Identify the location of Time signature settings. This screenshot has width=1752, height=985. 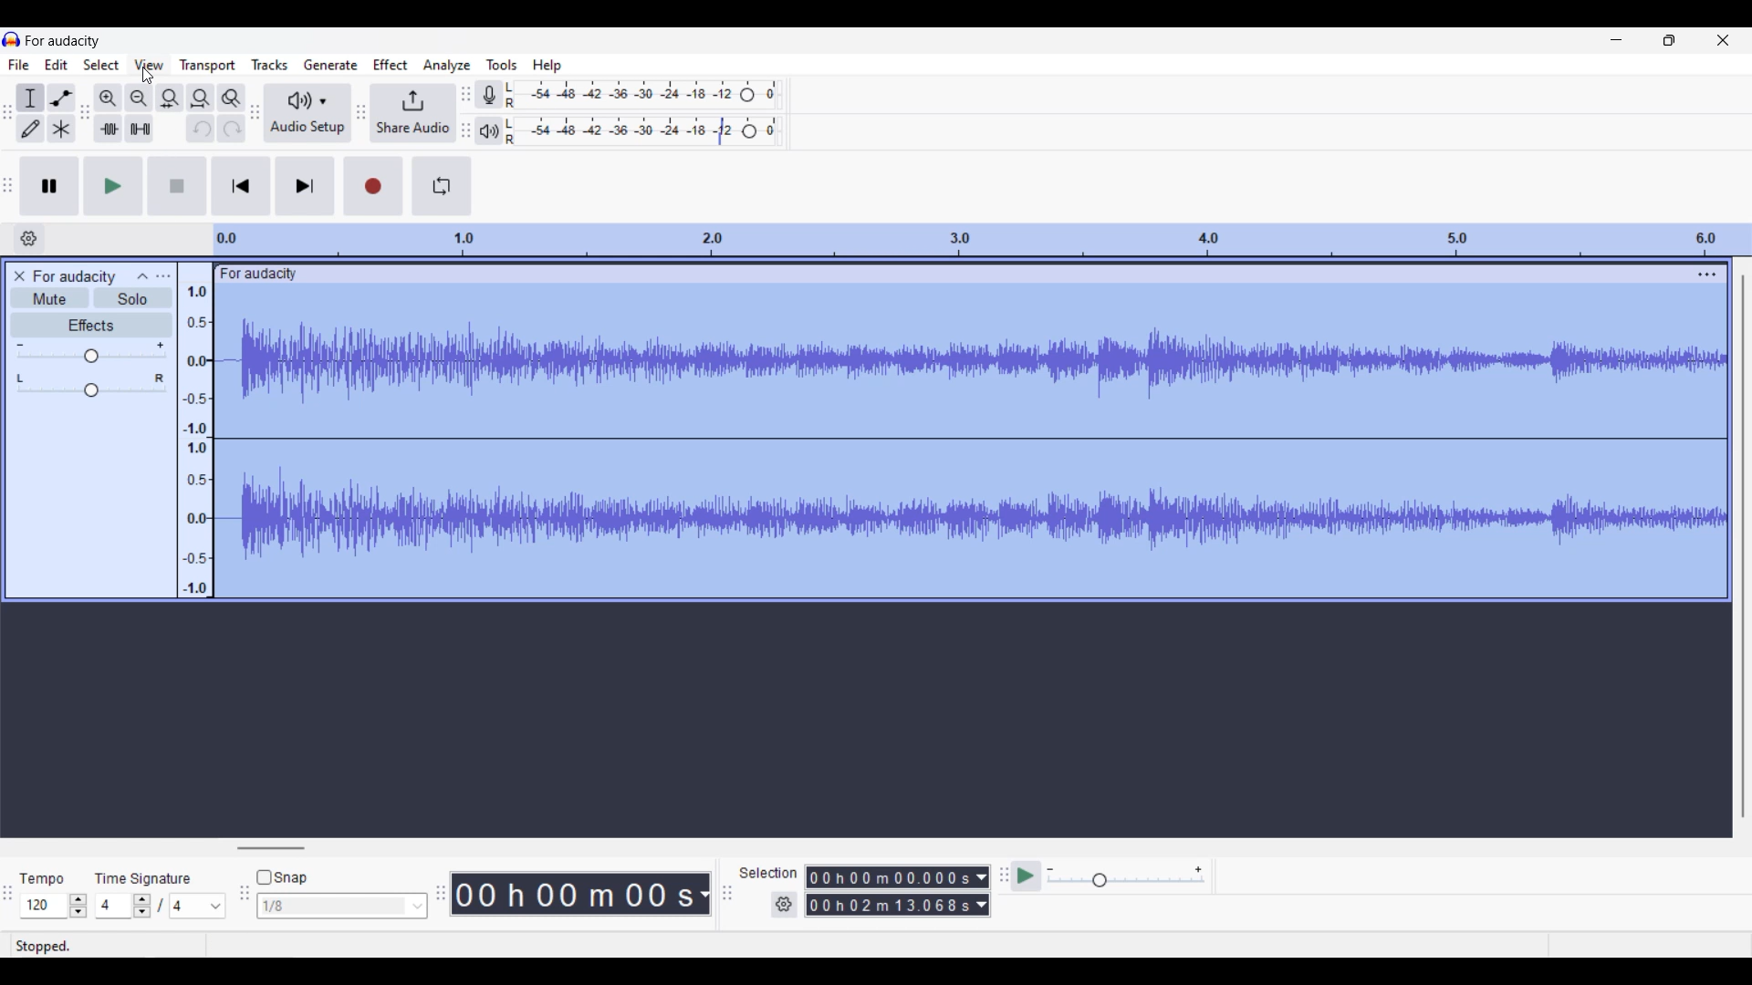
(161, 906).